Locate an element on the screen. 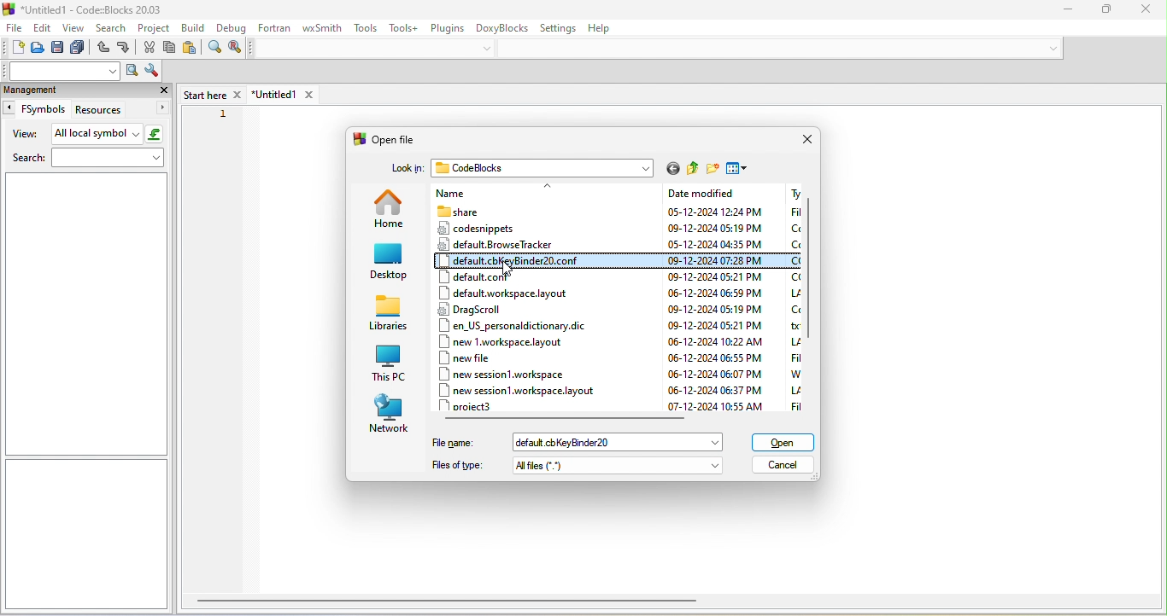 The width and height of the screenshot is (1167, 616). undo is located at coordinates (103, 49).